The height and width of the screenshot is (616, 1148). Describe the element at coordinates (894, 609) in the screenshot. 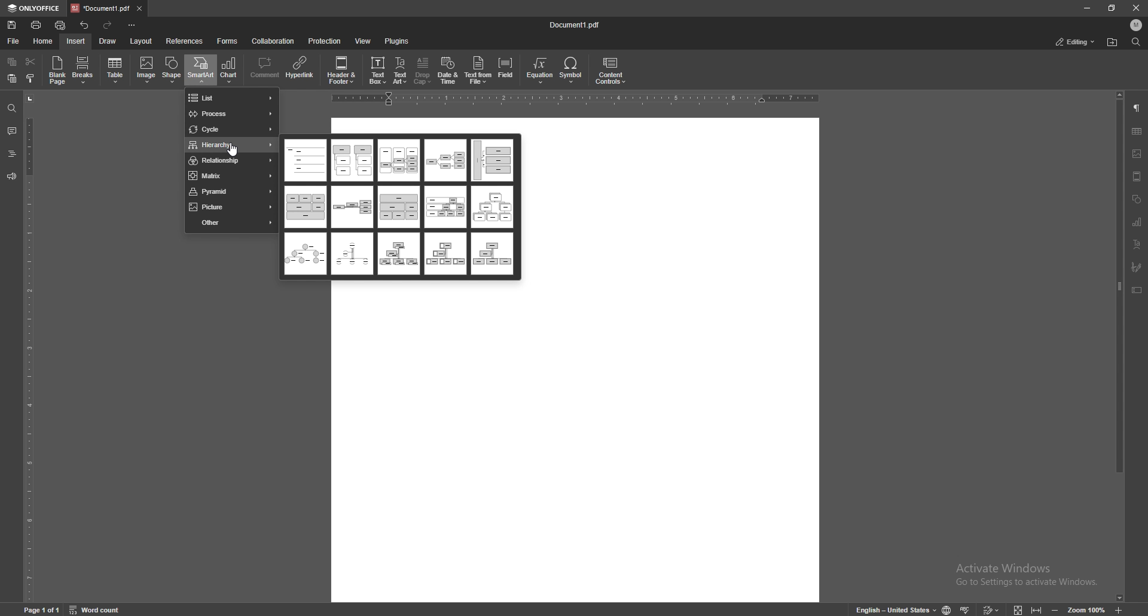

I see `change text language` at that location.